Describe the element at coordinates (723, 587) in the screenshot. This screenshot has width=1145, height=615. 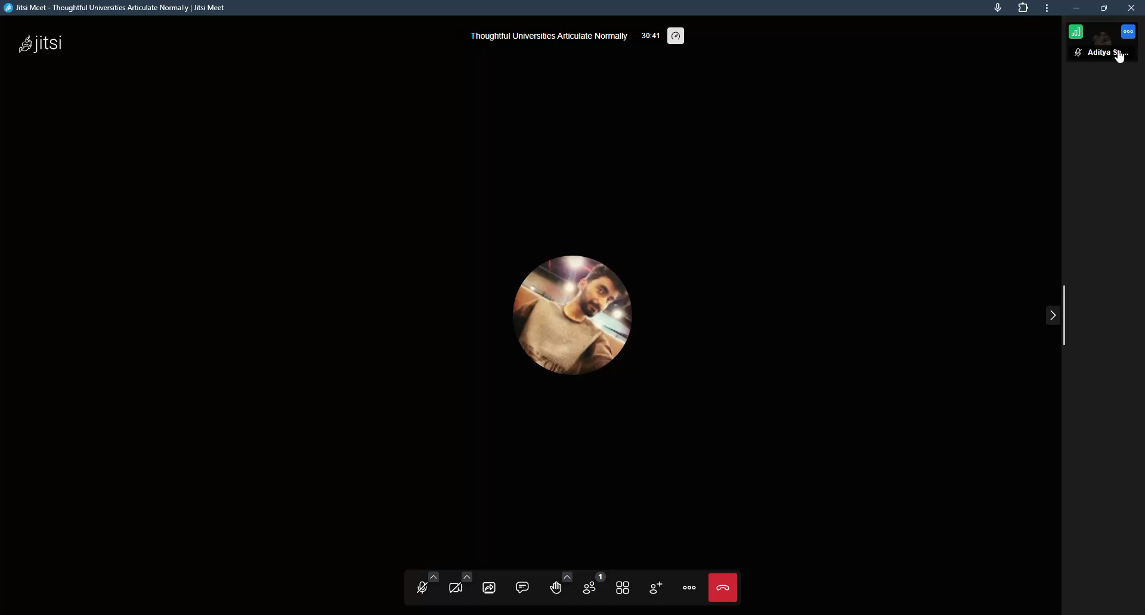
I see `Leave meeting` at that location.